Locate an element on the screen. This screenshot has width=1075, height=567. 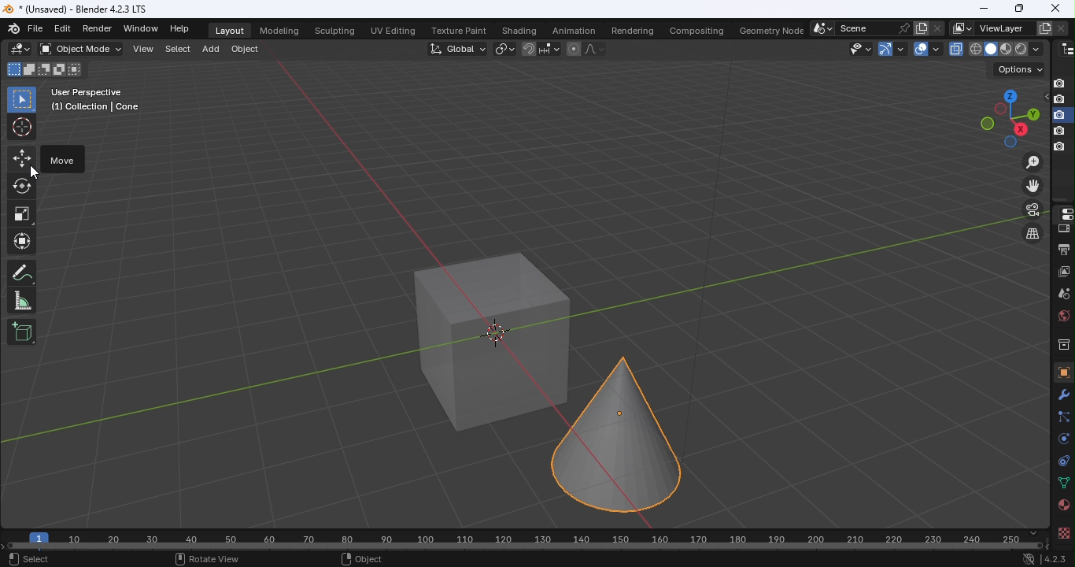
Object is located at coordinates (244, 51).